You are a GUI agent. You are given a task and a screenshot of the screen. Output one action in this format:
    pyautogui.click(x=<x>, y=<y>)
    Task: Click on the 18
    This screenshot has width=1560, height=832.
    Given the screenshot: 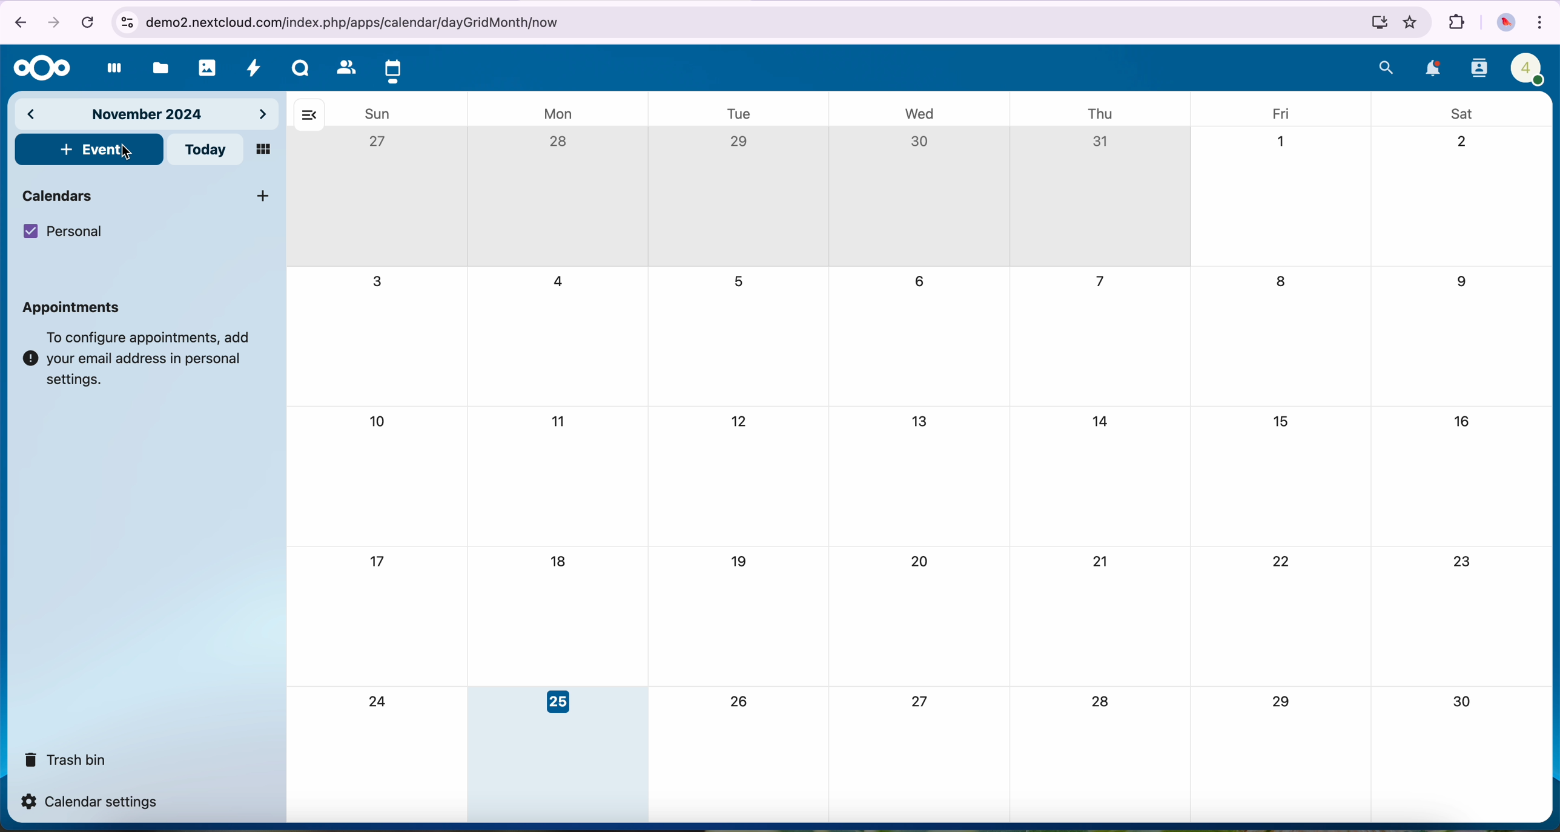 What is the action you would take?
    pyautogui.click(x=557, y=562)
    